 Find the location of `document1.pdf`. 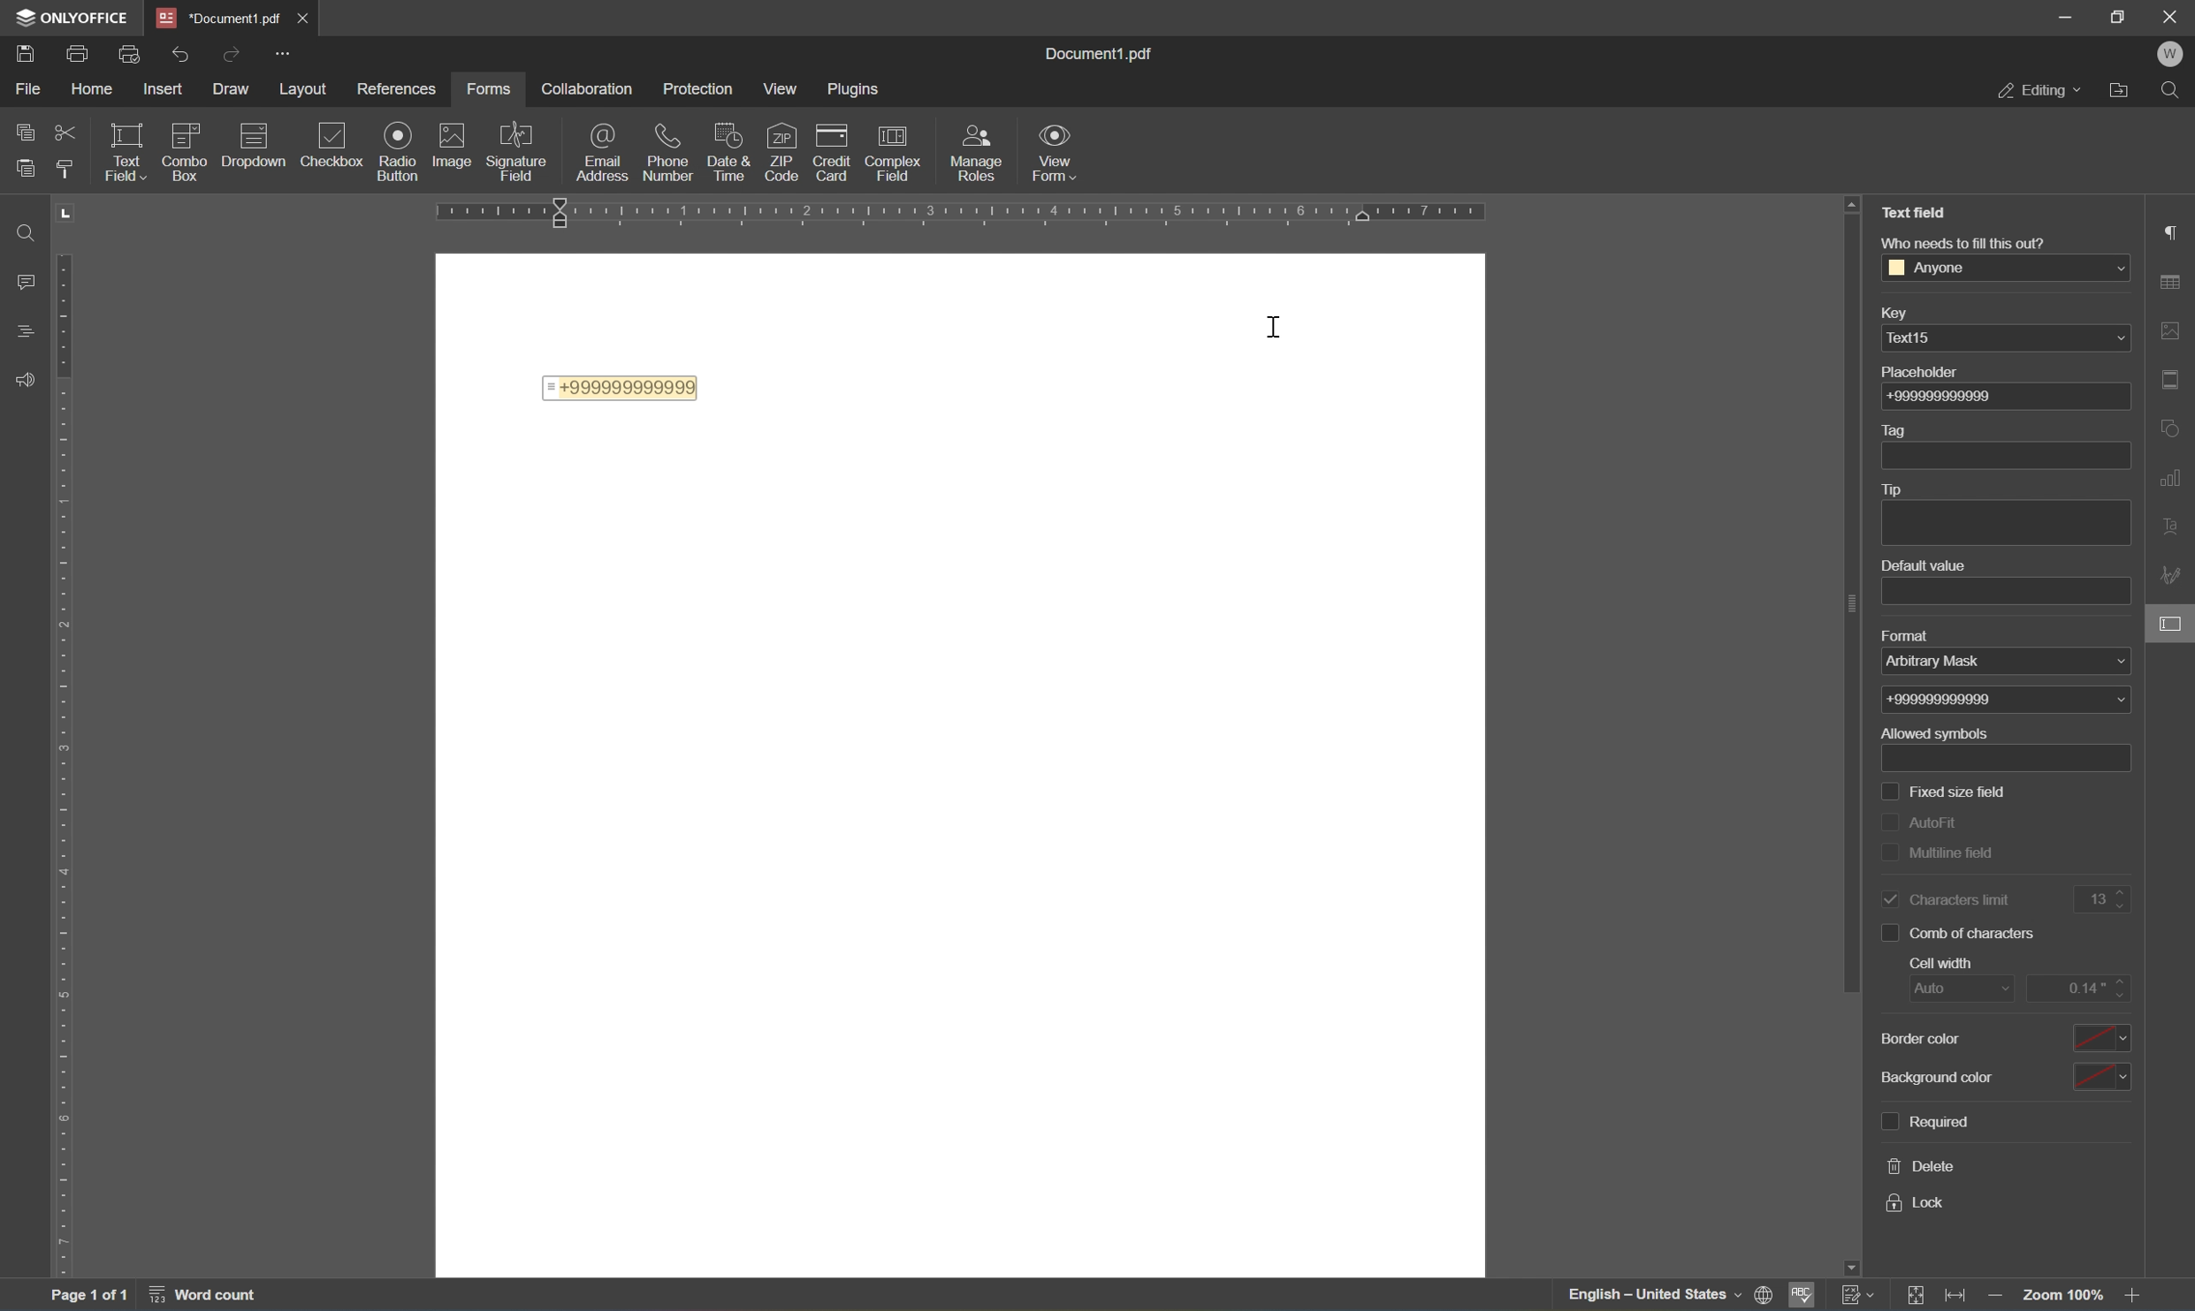

document1.pdf is located at coordinates (214, 15).